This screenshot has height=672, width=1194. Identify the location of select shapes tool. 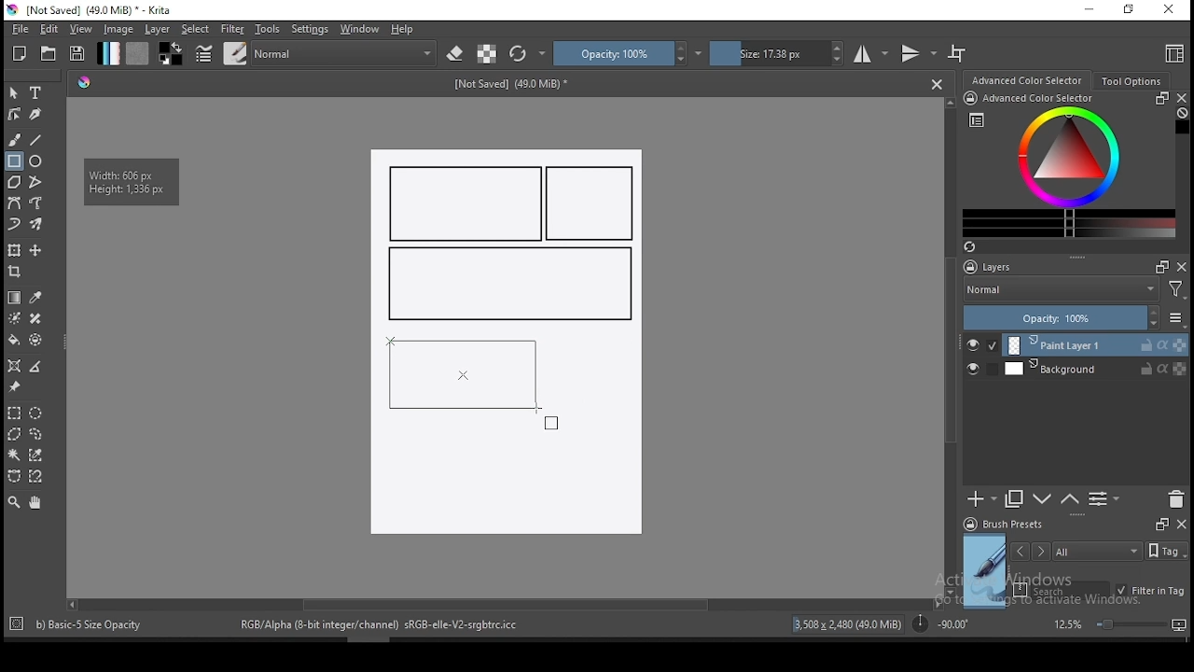
(14, 92).